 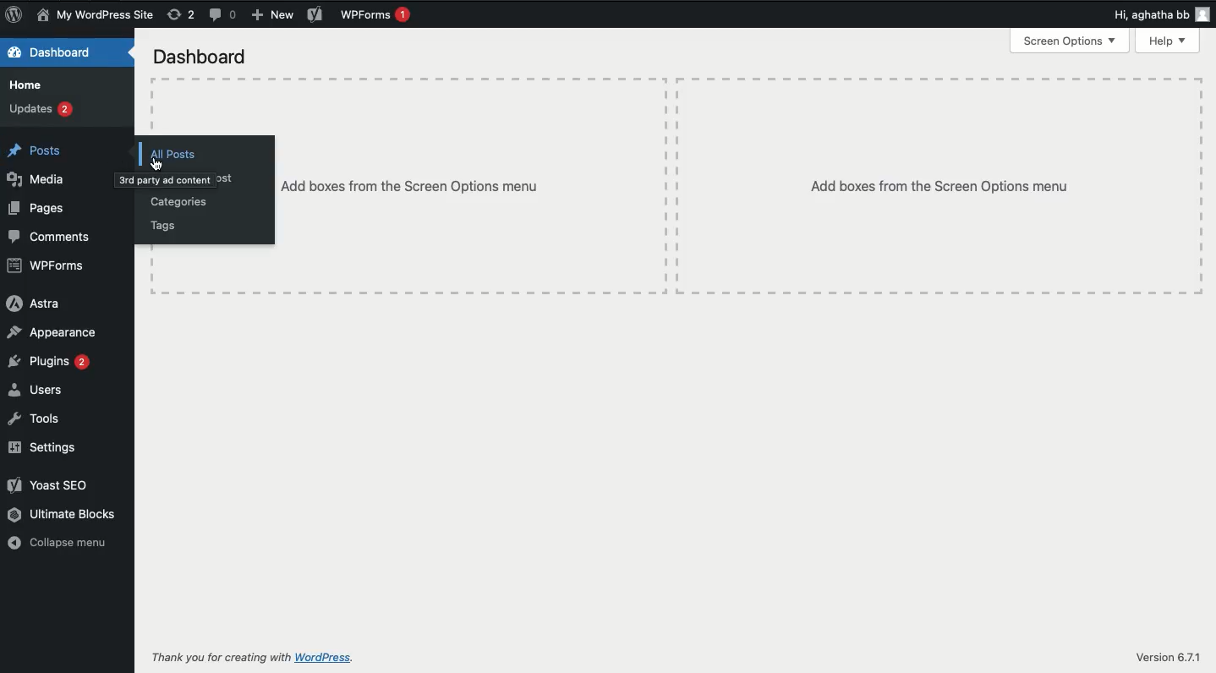 I want to click on Hi user, so click(x=1161, y=14).